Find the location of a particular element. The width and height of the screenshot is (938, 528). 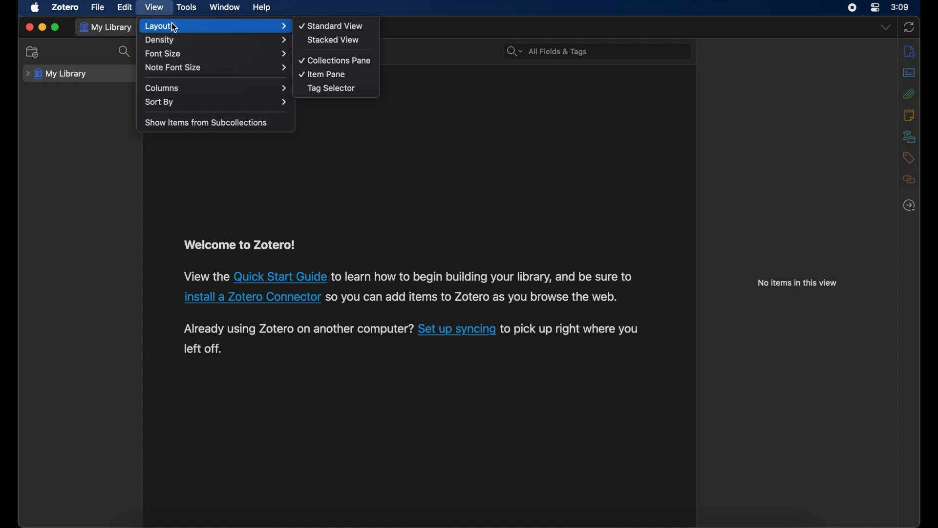

notes is located at coordinates (909, 115).